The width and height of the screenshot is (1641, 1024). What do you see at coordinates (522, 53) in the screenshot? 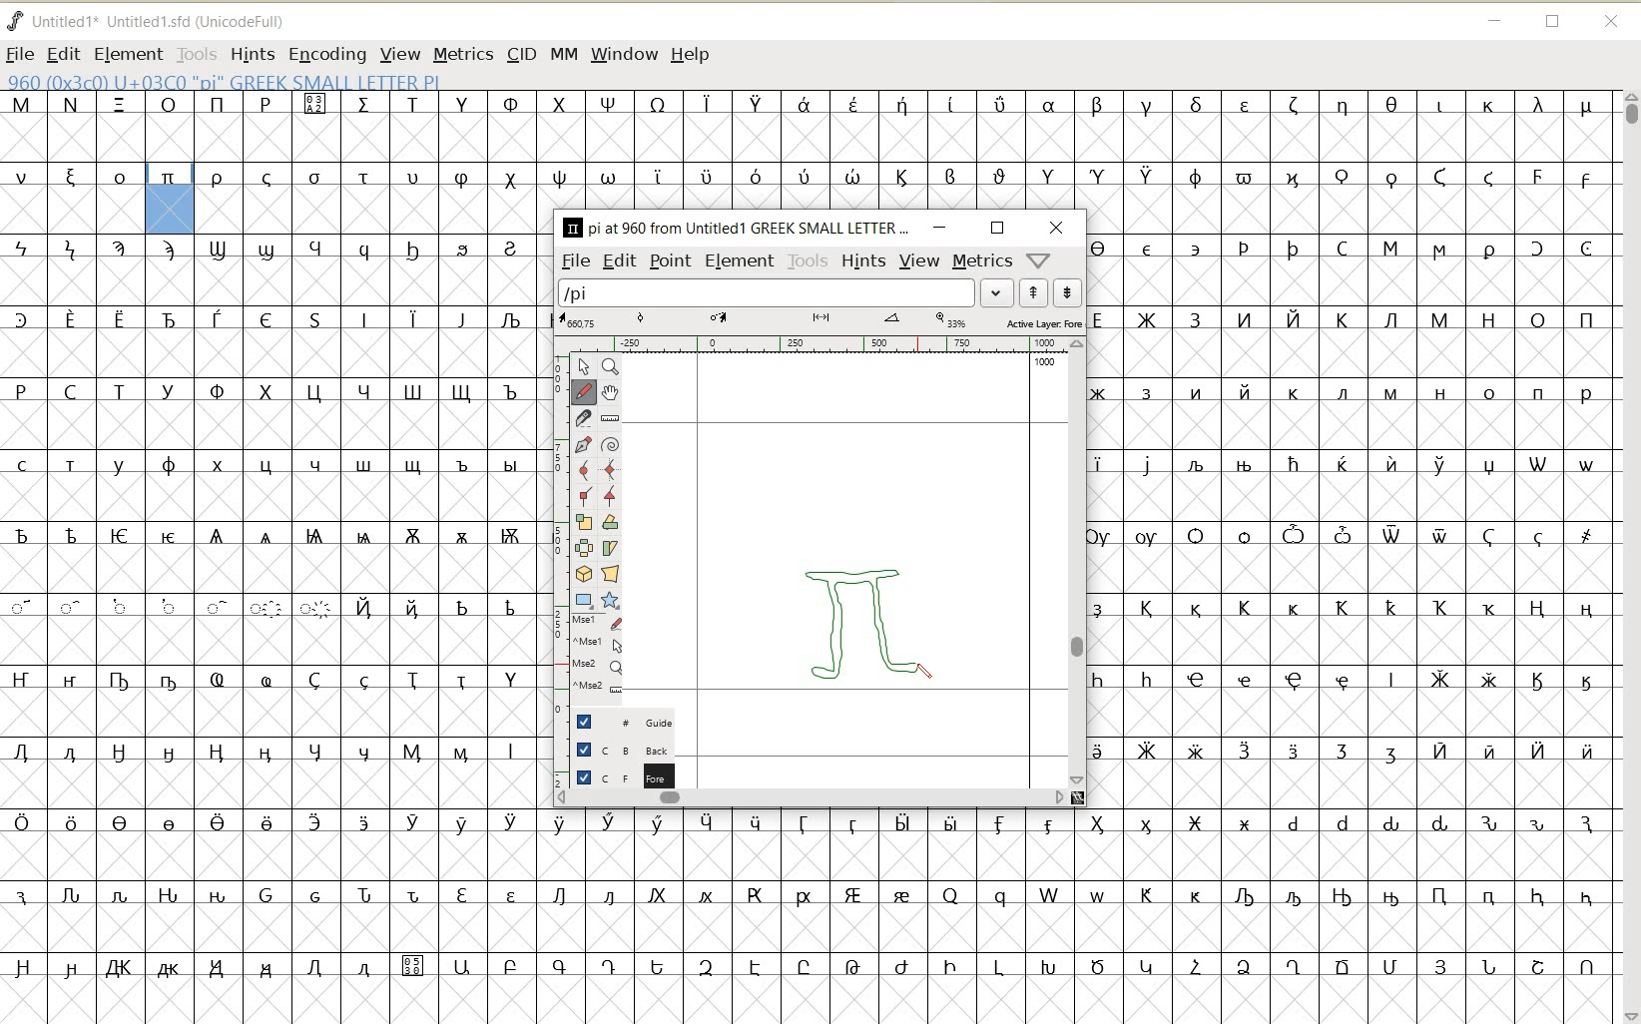
I see `CID` at bounding box center [522, 53].